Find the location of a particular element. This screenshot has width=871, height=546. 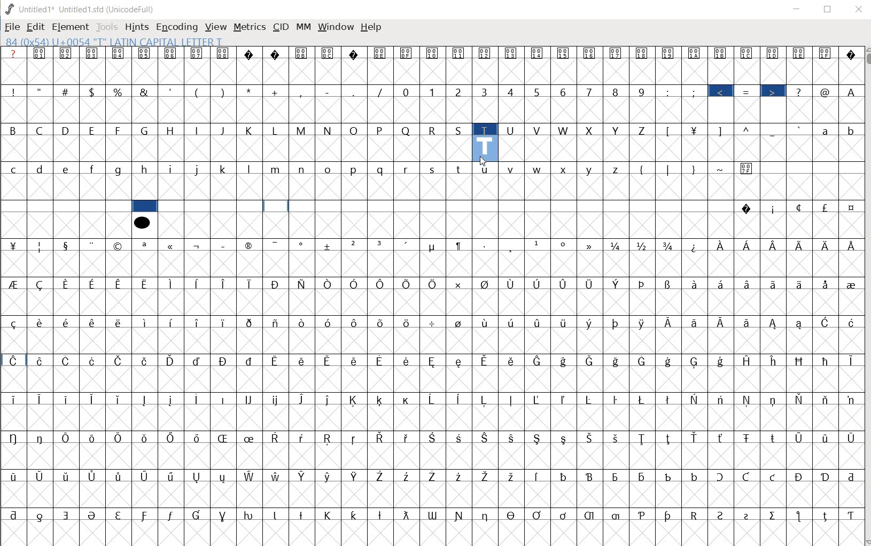

# is located at coordinates (66, 92).